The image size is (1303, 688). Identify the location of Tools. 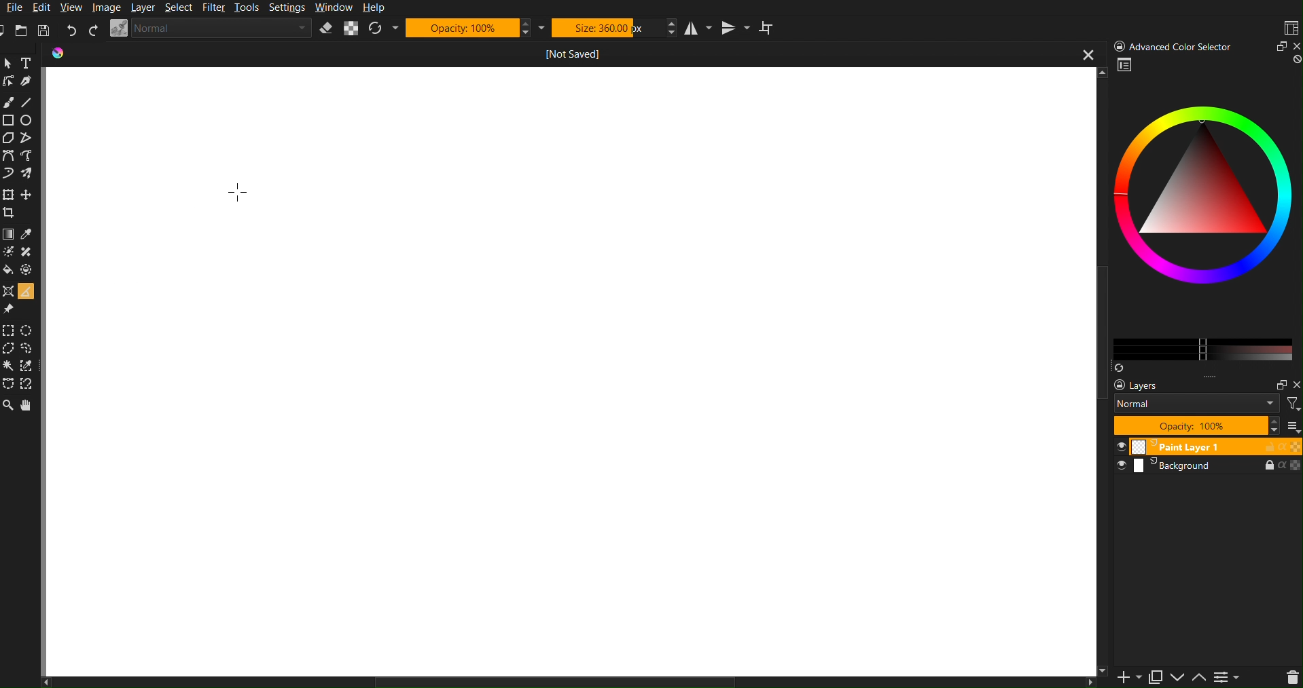
(249, 9).